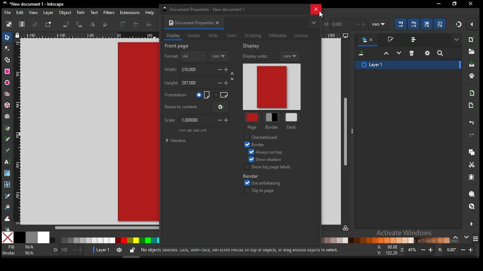 Image resolution: width=483 pixels, height=271 pixels. I want to click on vertical ruler, so click(20, 131).